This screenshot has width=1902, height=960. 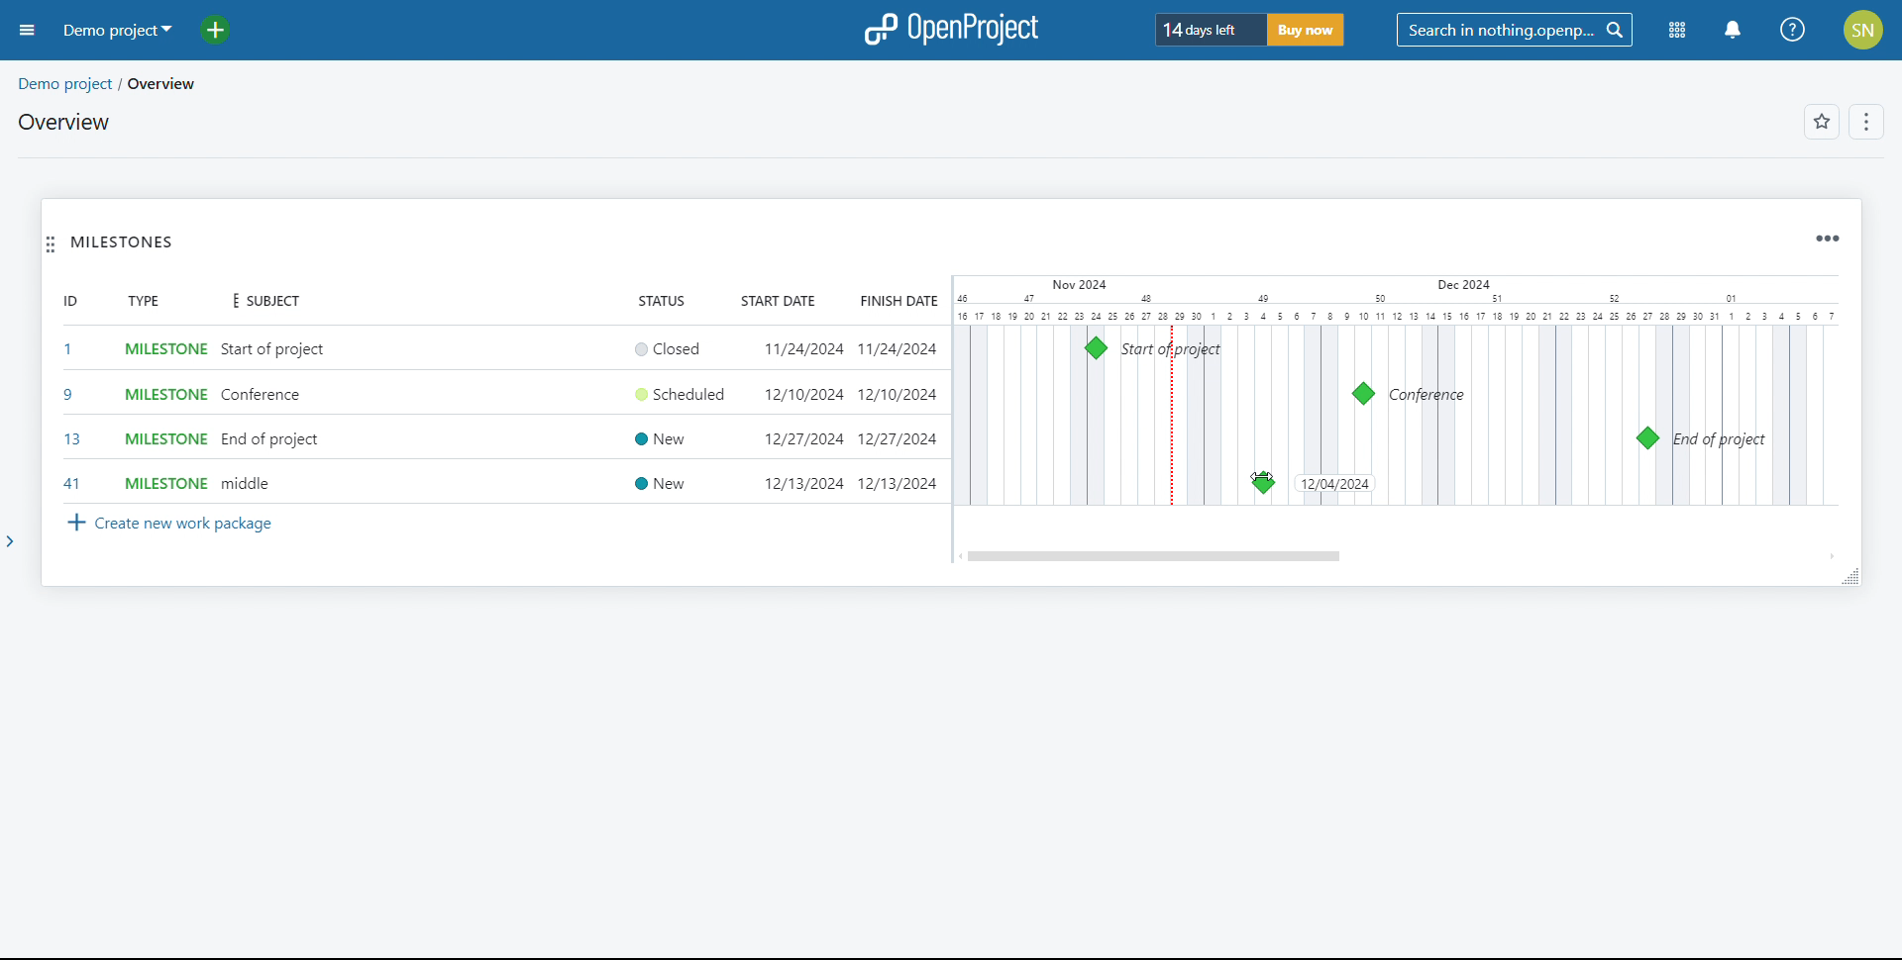 What do you see at coordinates (1827, 240) in the screenshot?
I see `widget options` at bounding box center [1827, 240].